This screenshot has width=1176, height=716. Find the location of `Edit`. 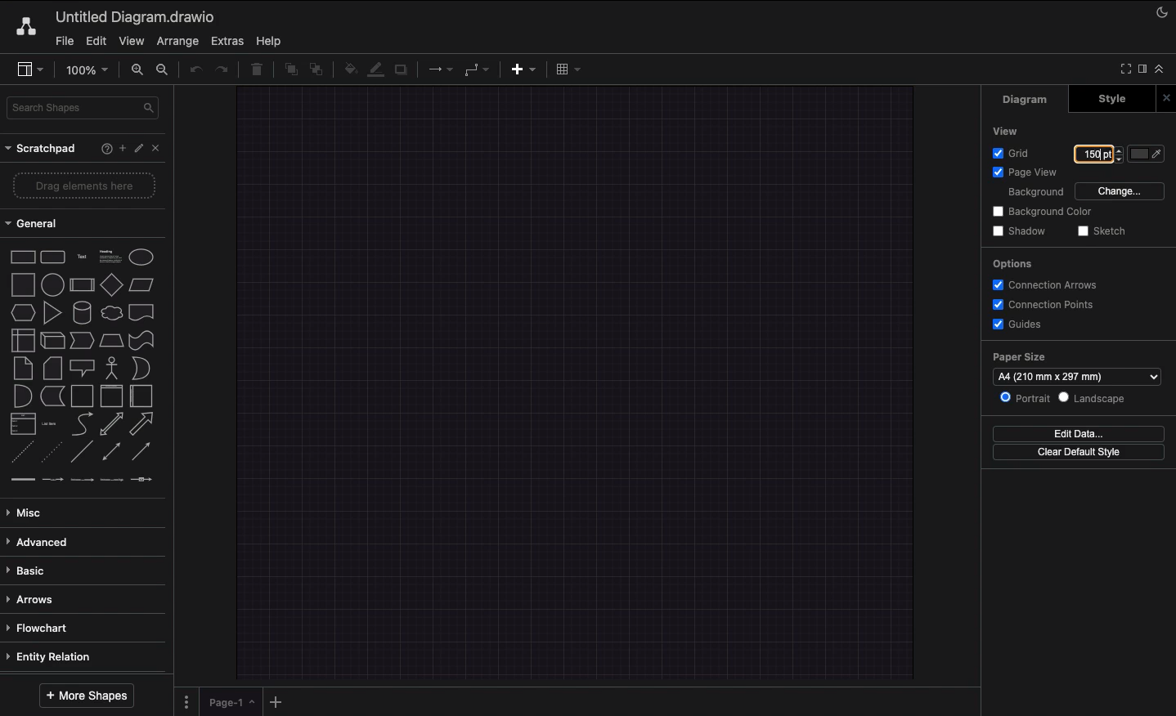

Edit is located at coordinates (96, 42).